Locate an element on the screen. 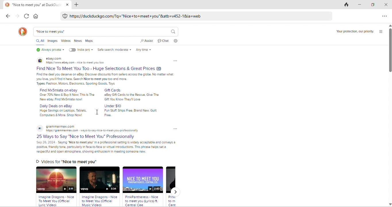 This screenshot has width=392, height=207. imagine Dragons - Nice
To Meet You (Oficial
Lurie Vidaod is located at coordinates (57, 201).